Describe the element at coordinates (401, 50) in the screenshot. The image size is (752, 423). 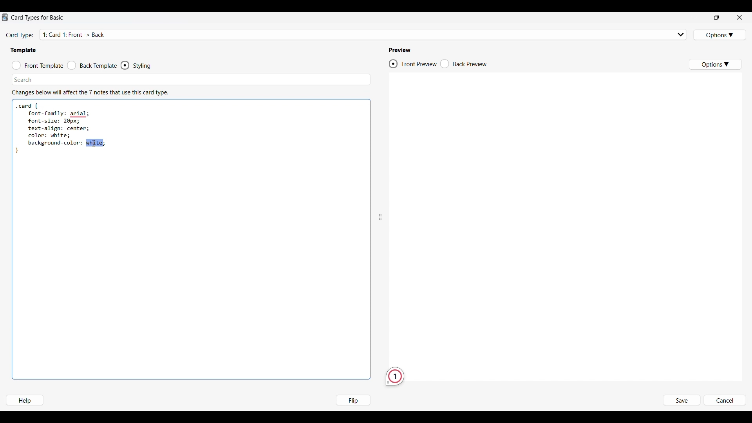
I see `Indicates Preview section` at that location.